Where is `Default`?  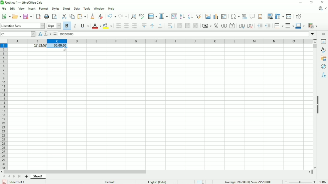
Default is located at coordinates (111, 181).